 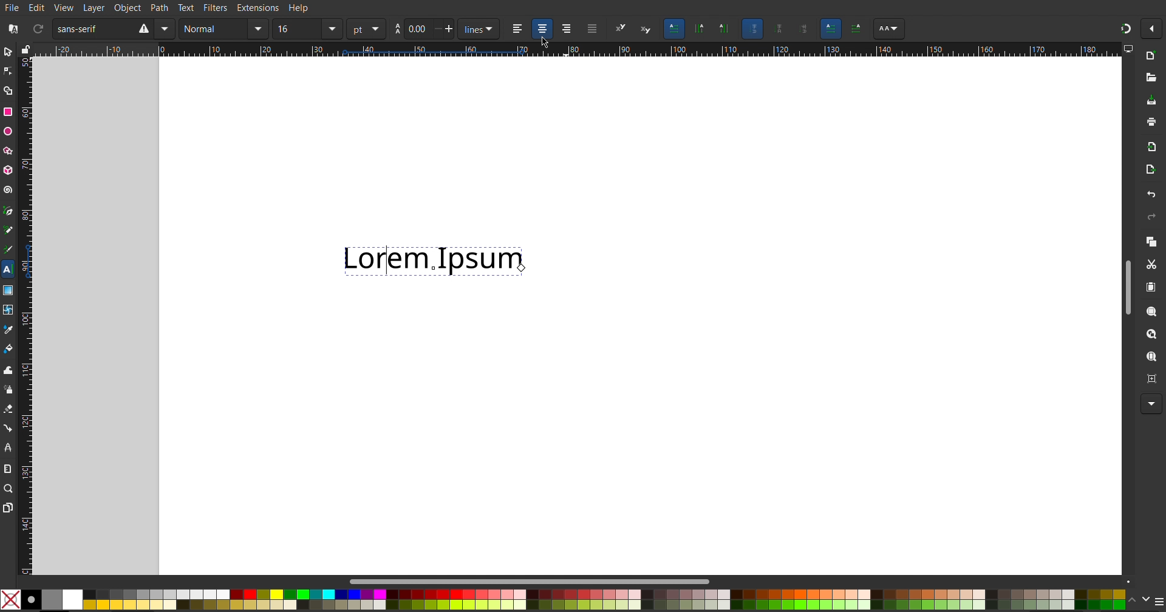 I want to click on New, so click(x=1152, y=56).